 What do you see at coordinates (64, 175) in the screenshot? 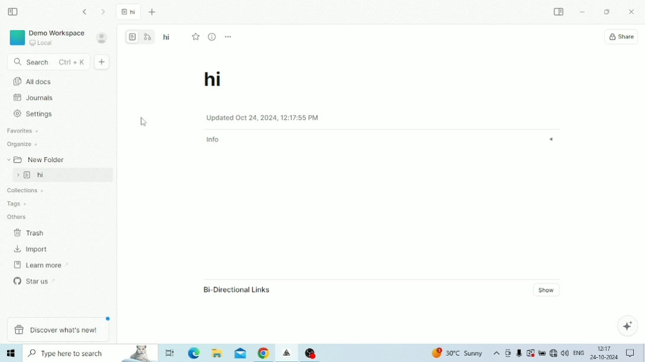
I see `hi` at bounding box center [64, 175].